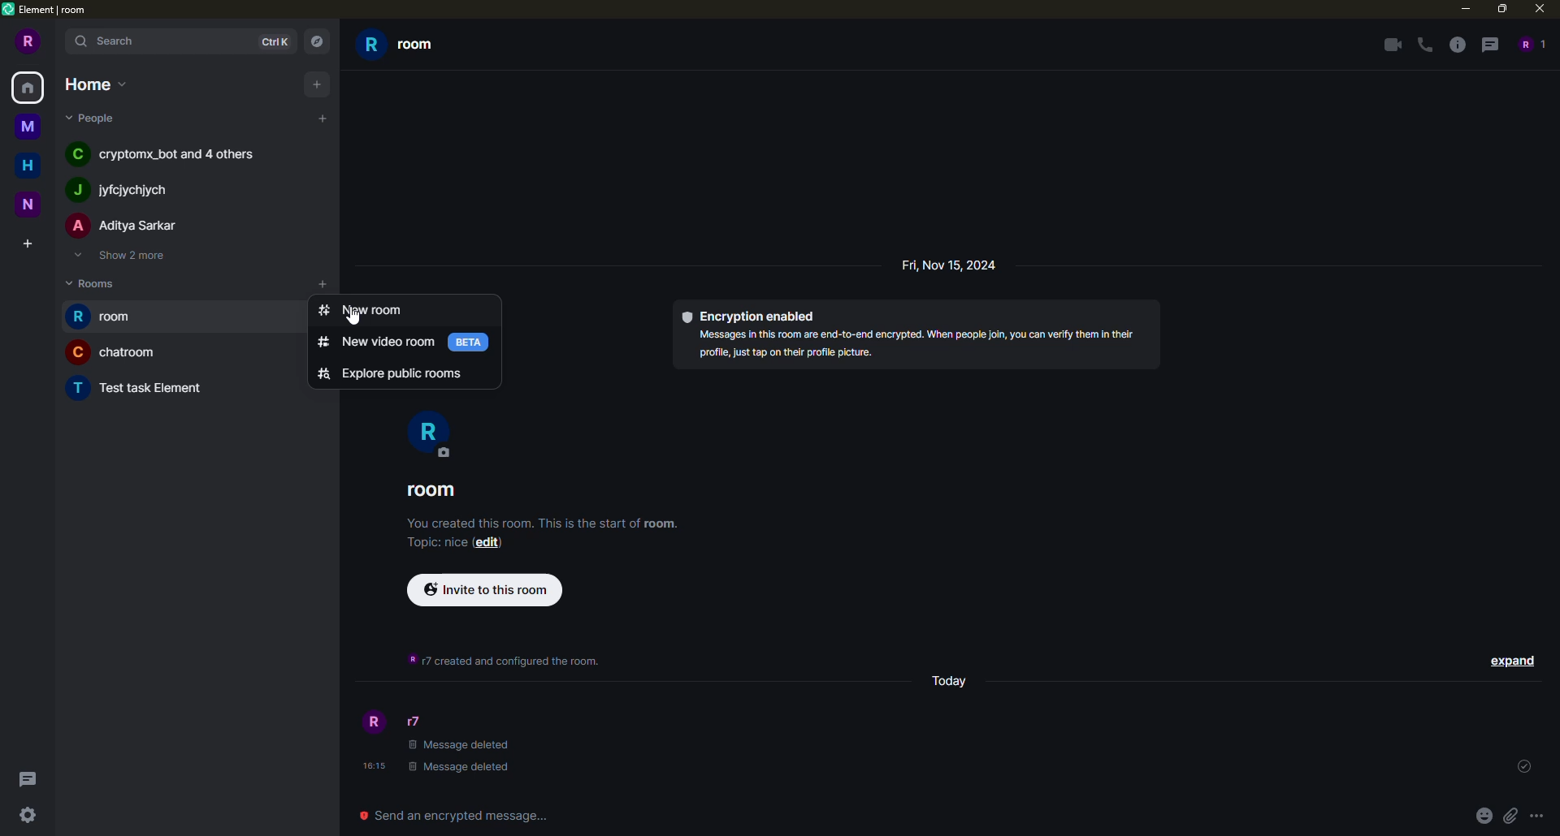 This screenshot has width=1560, height=836. What do you see at coordinates (1489, 44) in the screenshot?
I see `threads` at bounding box center [1489, 44].